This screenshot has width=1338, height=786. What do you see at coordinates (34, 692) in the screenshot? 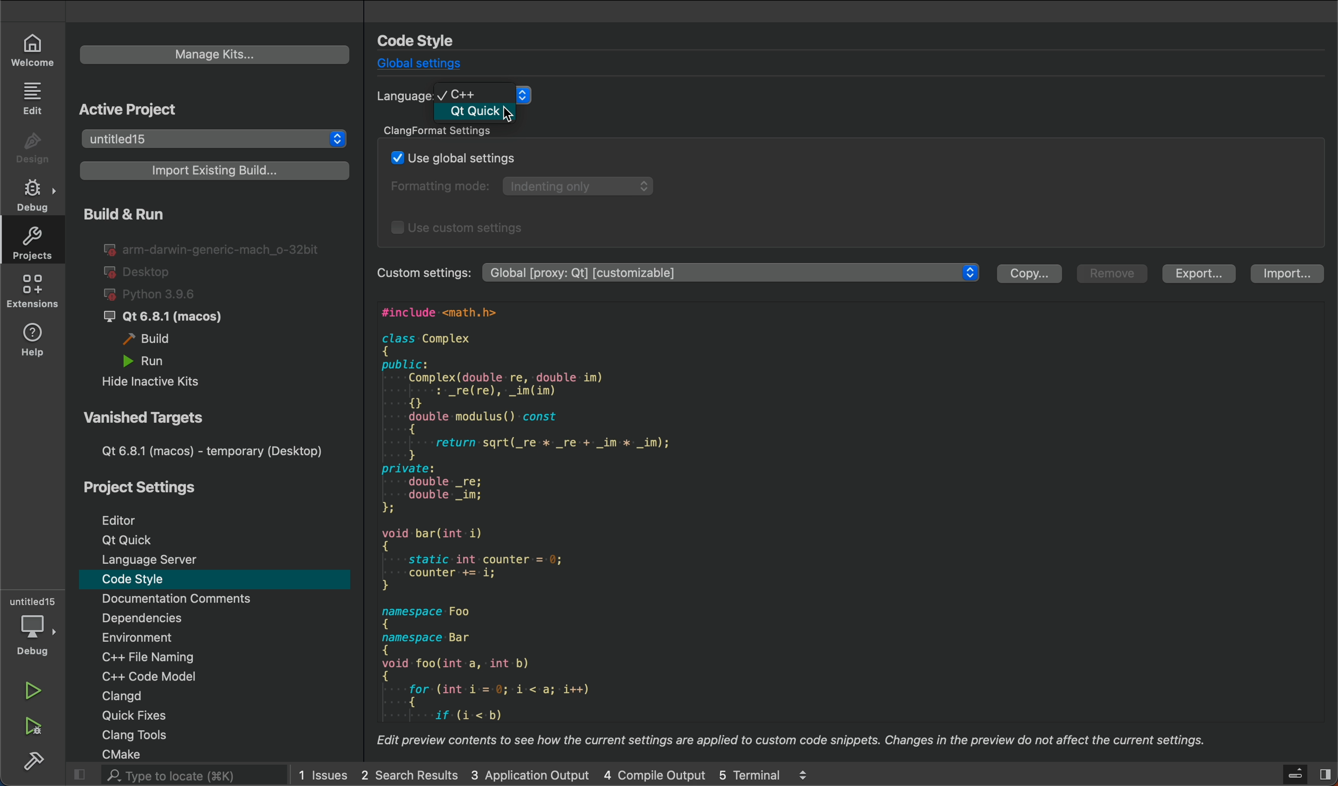
I see `run` at bounding box center [34, 692].